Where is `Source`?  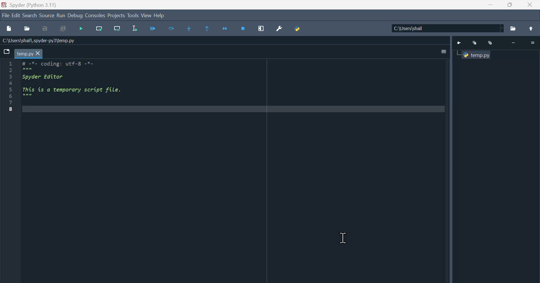
Source is located at coordinates (47, 15).